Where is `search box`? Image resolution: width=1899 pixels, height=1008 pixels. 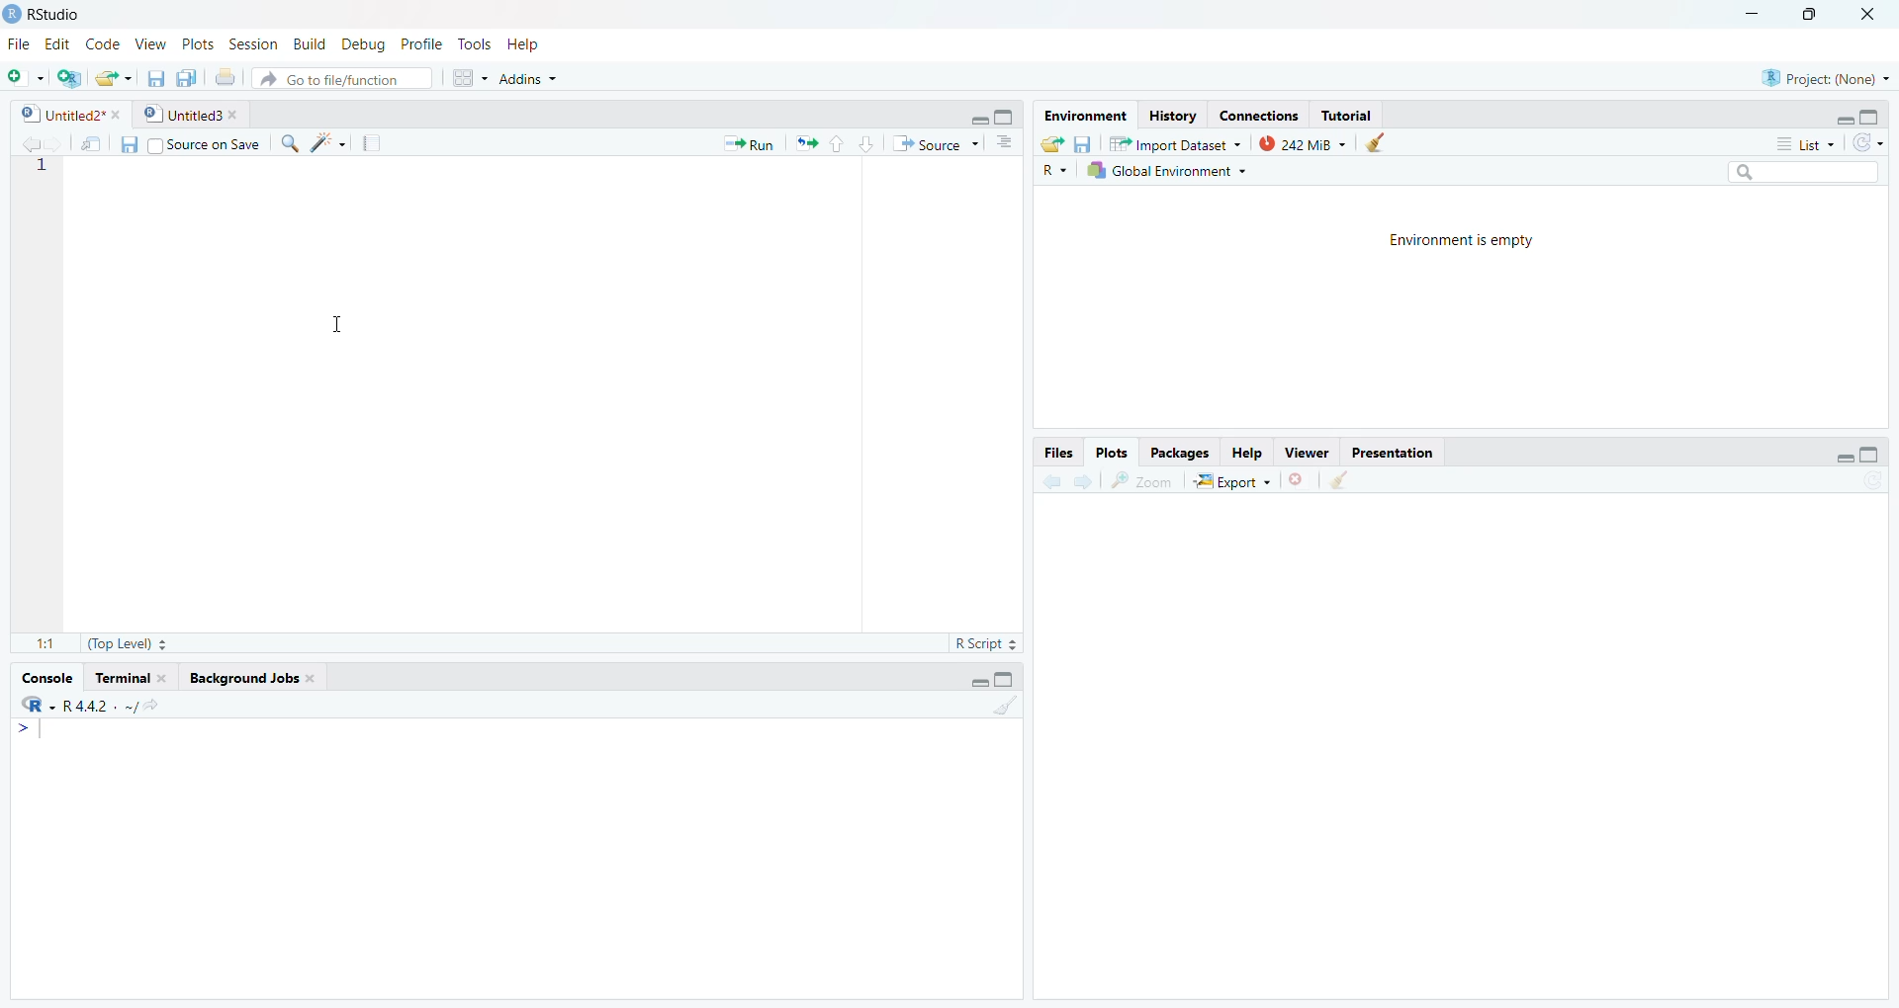 search box is located at coordinates (1801, 171).